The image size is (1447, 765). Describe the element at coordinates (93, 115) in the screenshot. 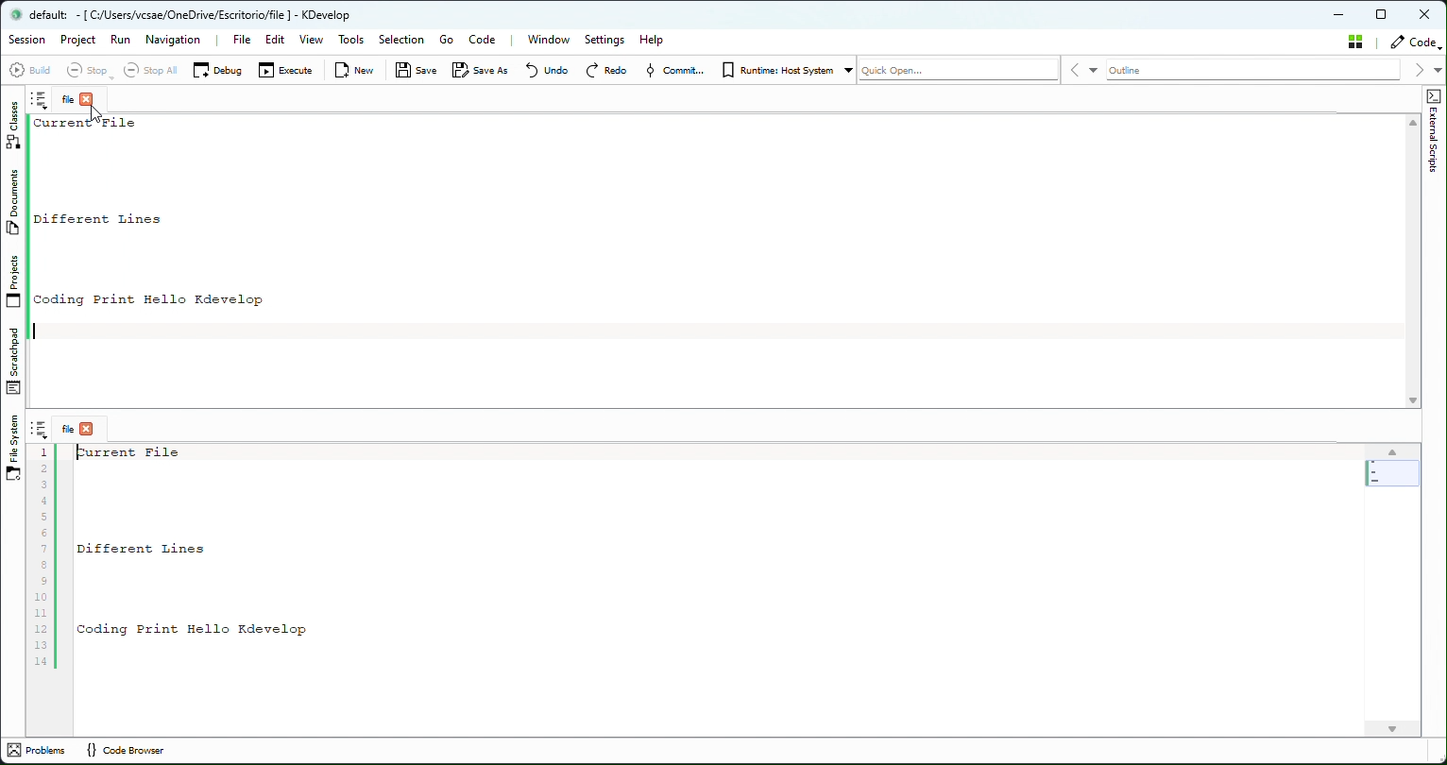

I see `cursor` at that location.